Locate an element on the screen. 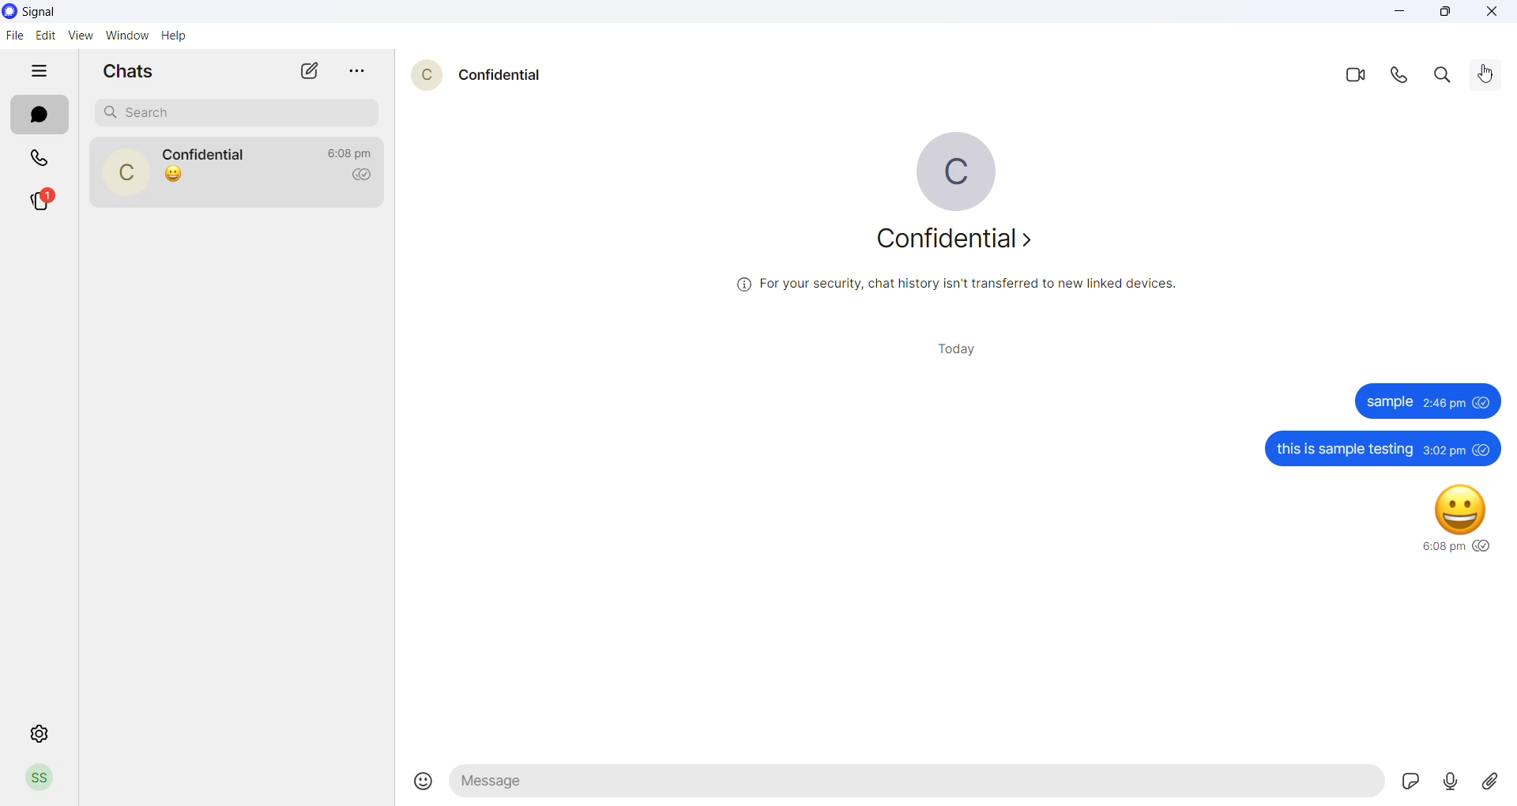 The height and width of the screenshot is (806, 1517). seen is located at coordinates (1479, 544).